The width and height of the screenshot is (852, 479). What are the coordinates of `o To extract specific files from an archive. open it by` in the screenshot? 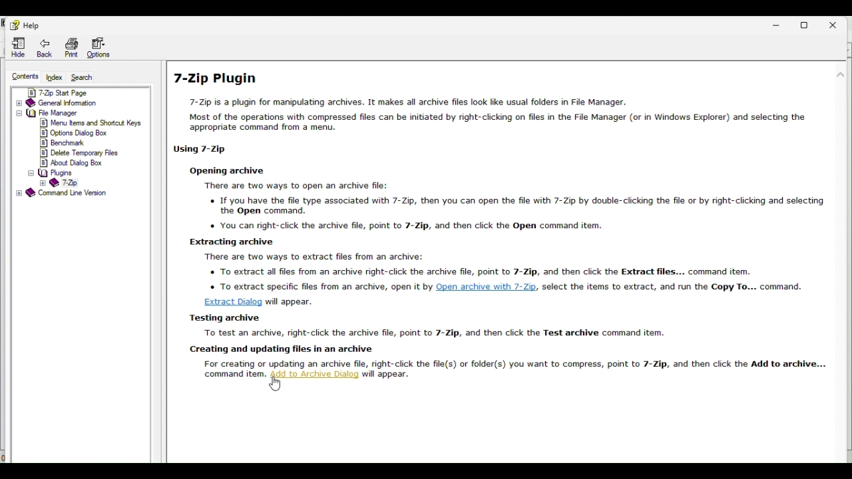 It's located at (318, 285).